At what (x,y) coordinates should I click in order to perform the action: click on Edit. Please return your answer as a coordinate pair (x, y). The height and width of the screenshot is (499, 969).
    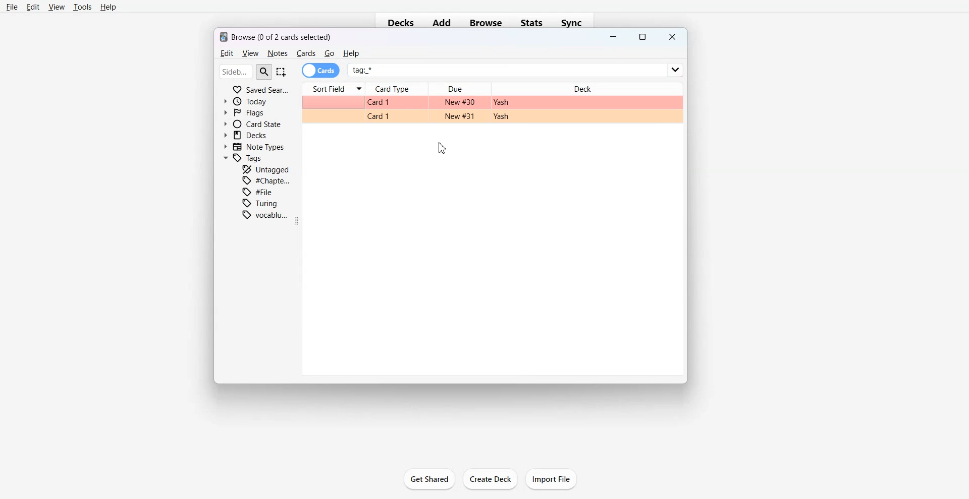
    Looking at the image, I should click on (33, 7).